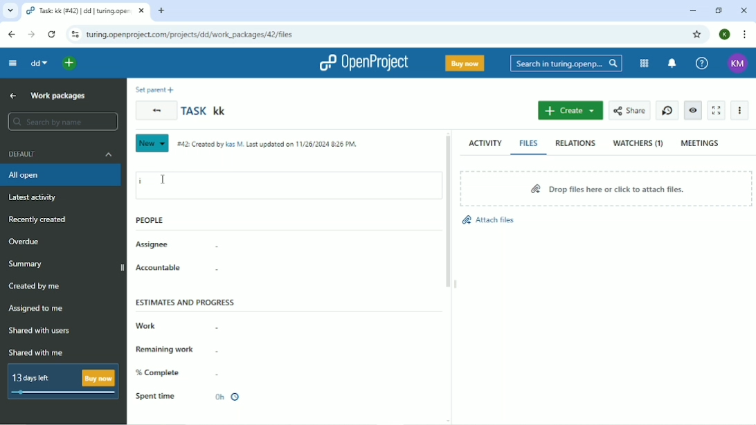  Describe the element at coordinates (28, 264) in the screenshot. I see `Summary` at that location.